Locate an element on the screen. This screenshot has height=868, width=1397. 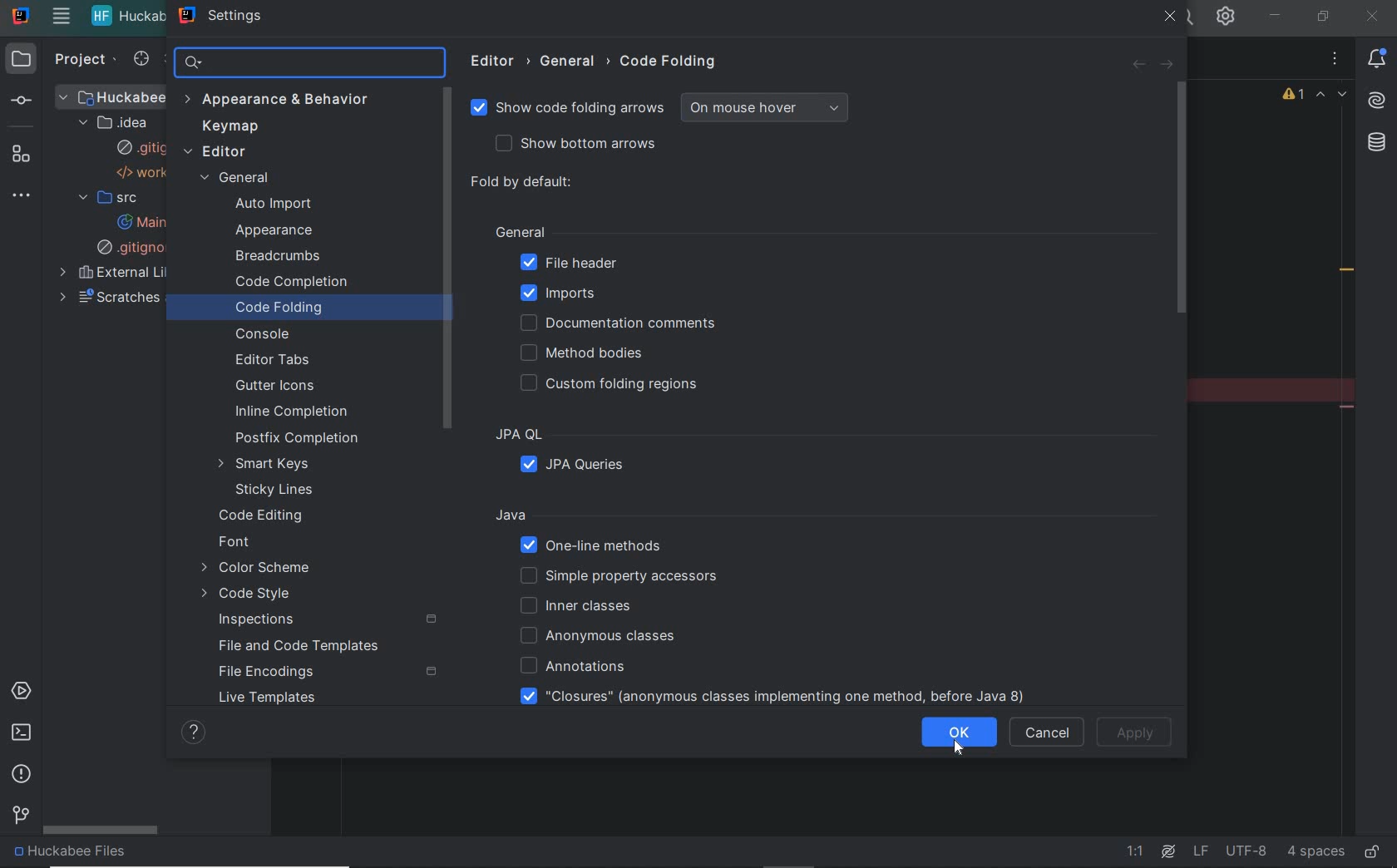
scrollbar is located at coordinates (102, 831).